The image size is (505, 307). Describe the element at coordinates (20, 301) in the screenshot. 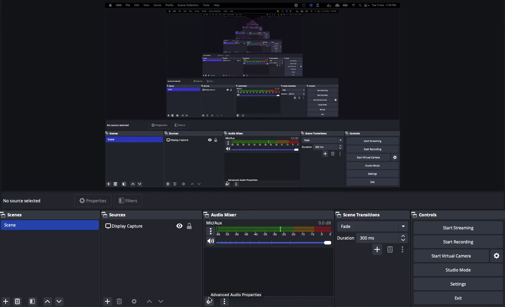

I see `delete` at that location.